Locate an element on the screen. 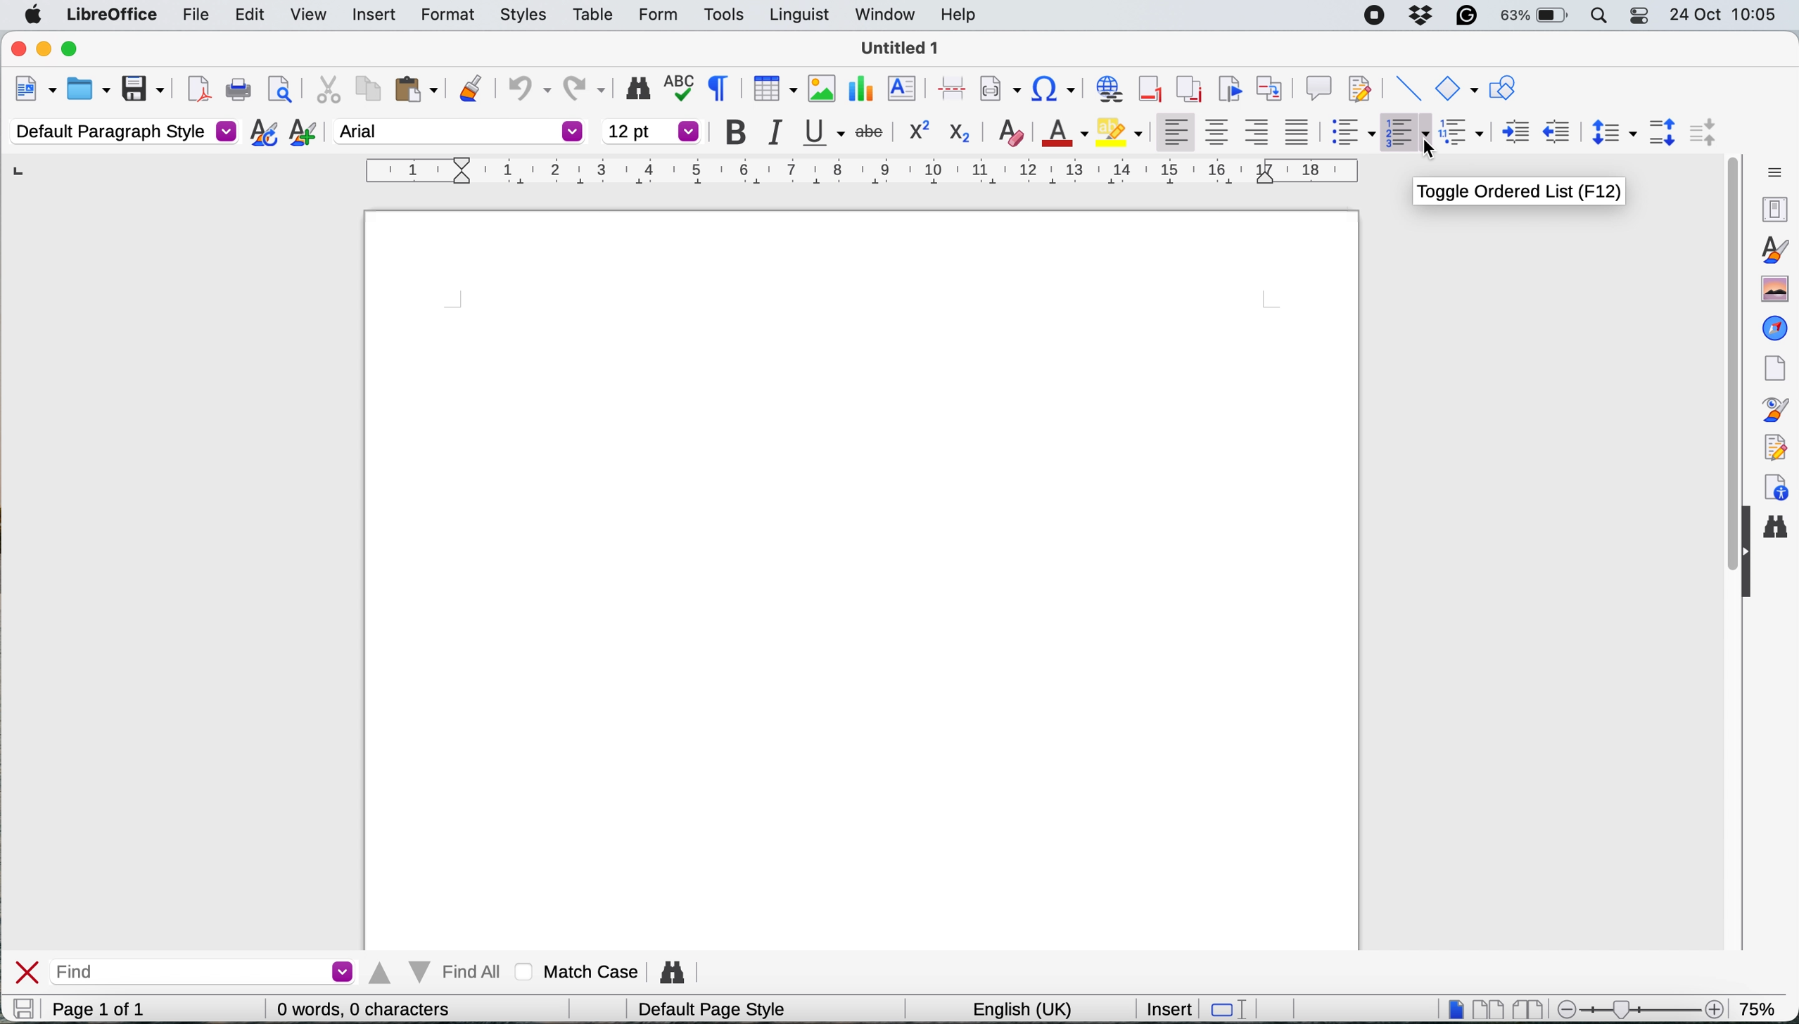  formt is located at coordinates (445, 16).